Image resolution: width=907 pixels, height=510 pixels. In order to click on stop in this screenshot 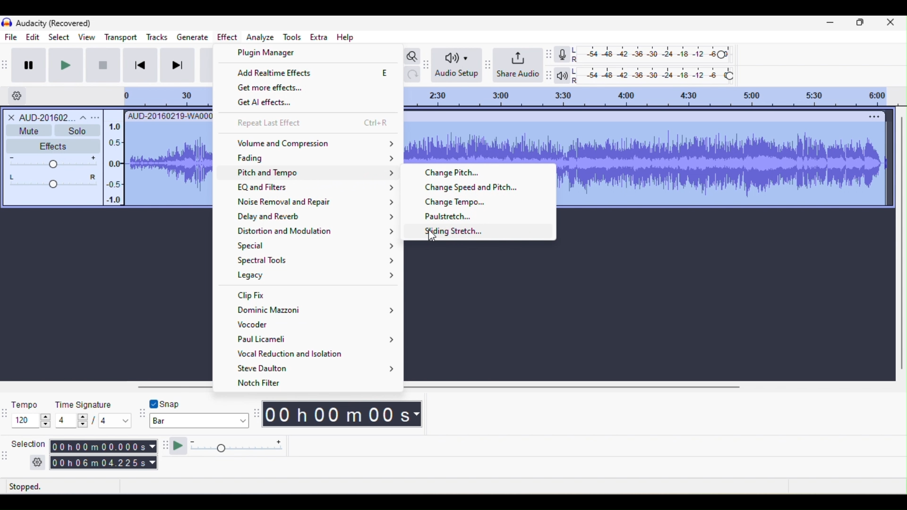, I will do `click(102, 65)`.